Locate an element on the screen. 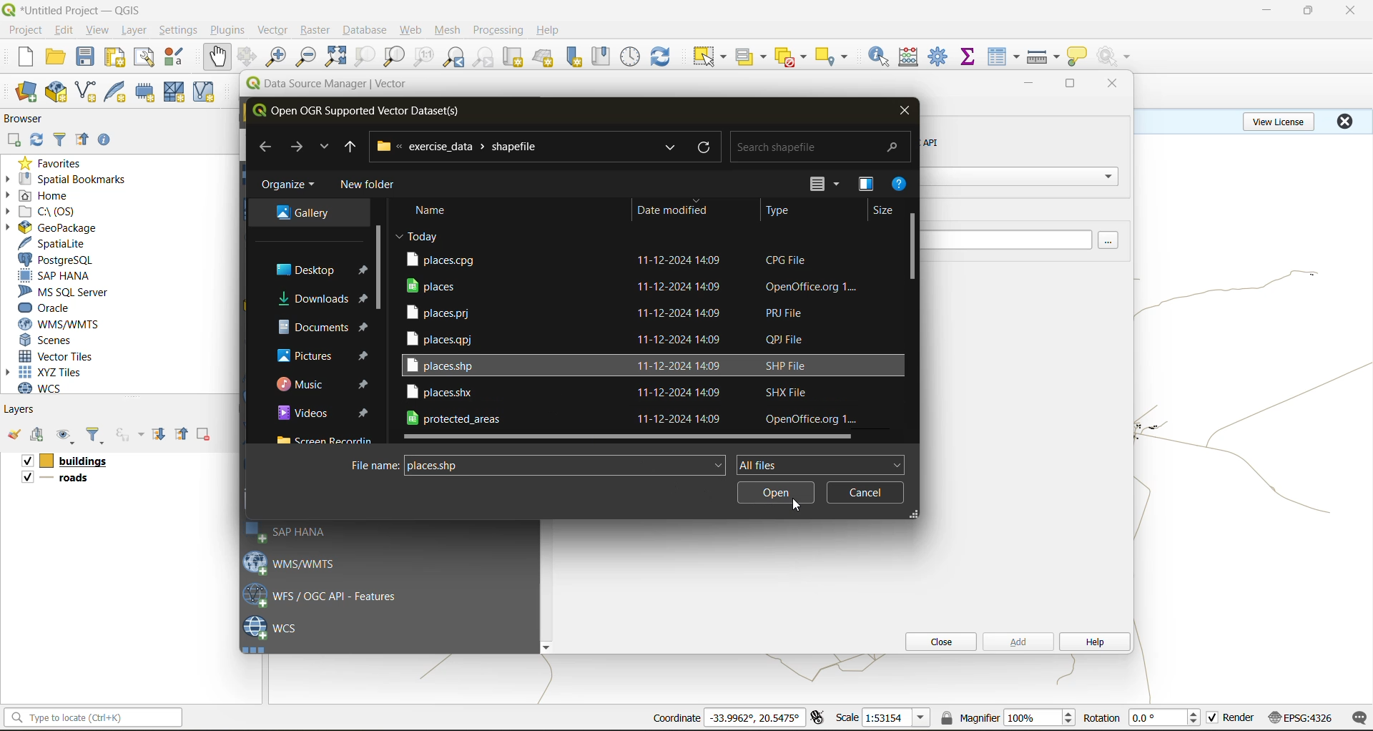  wfs/ogc api feaures is located at coordinates (328, 595).